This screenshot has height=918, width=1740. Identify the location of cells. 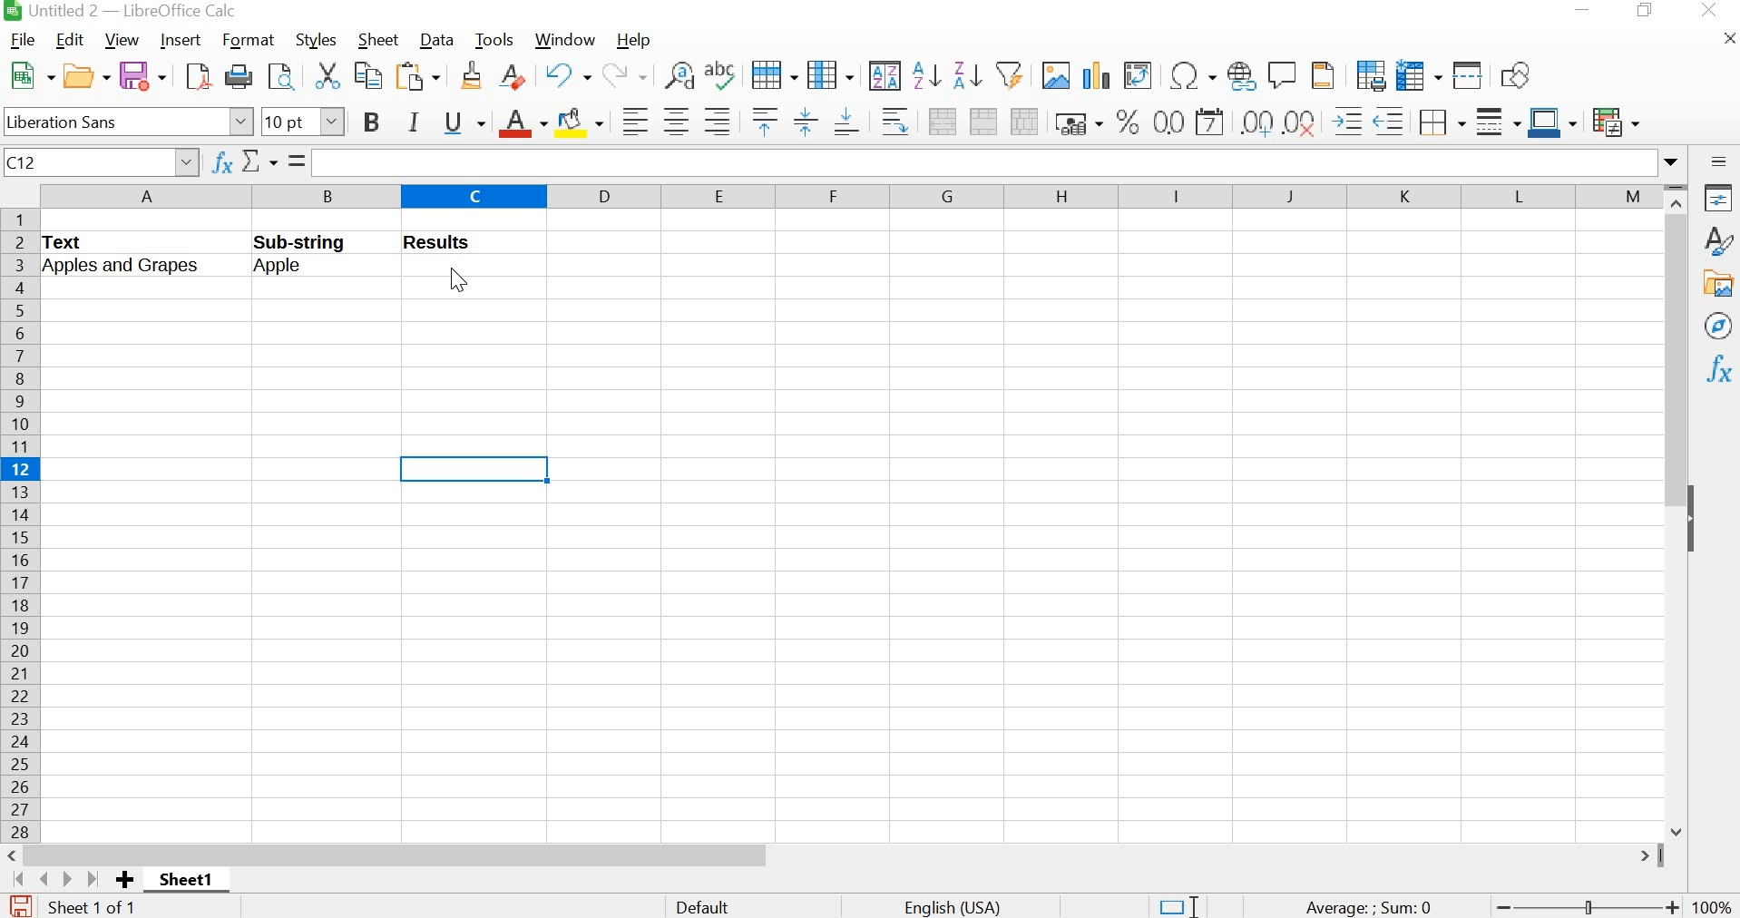
(1121, 524).